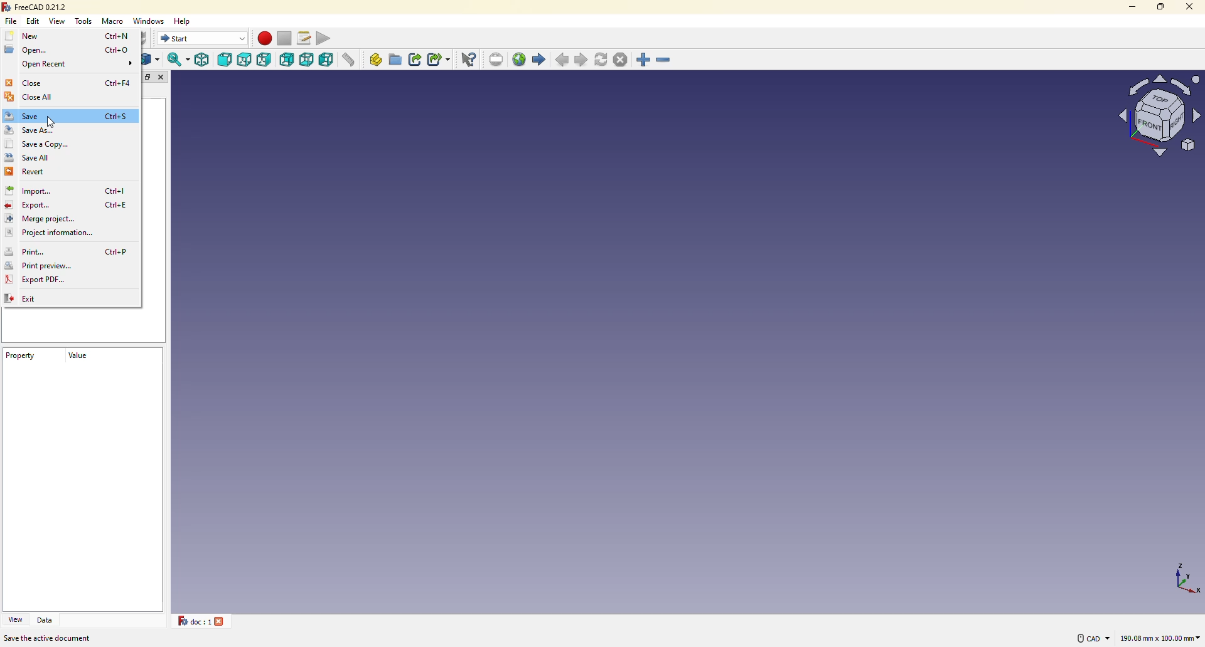  I want to click on expand, so click(147, 77).